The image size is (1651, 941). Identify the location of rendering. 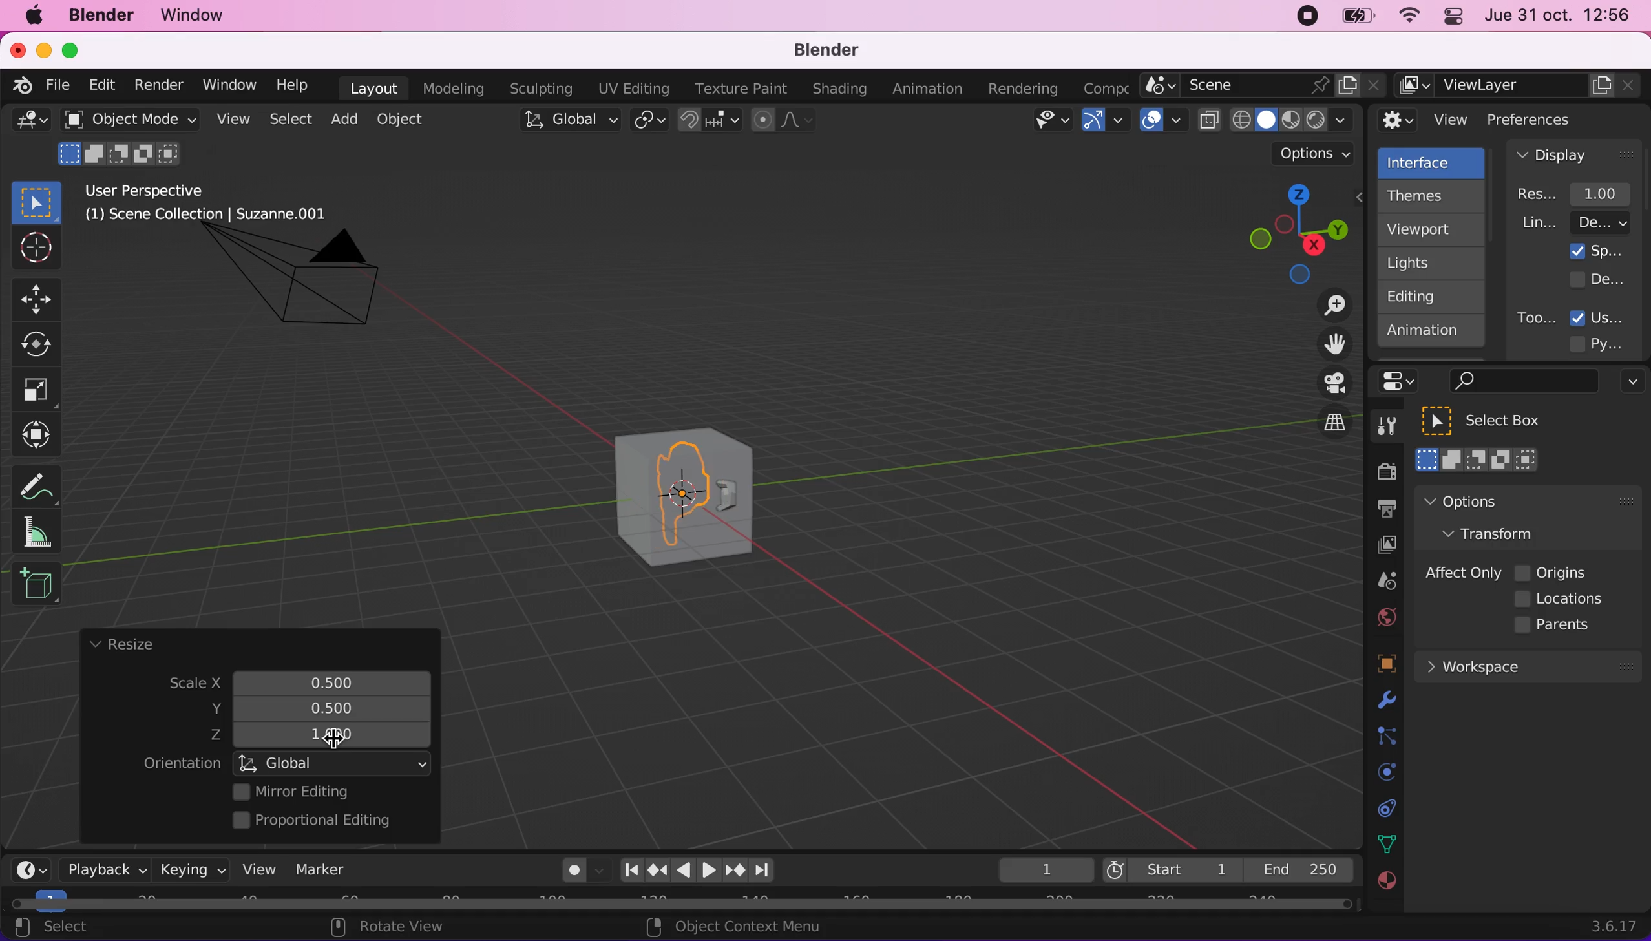
(1024, 89).